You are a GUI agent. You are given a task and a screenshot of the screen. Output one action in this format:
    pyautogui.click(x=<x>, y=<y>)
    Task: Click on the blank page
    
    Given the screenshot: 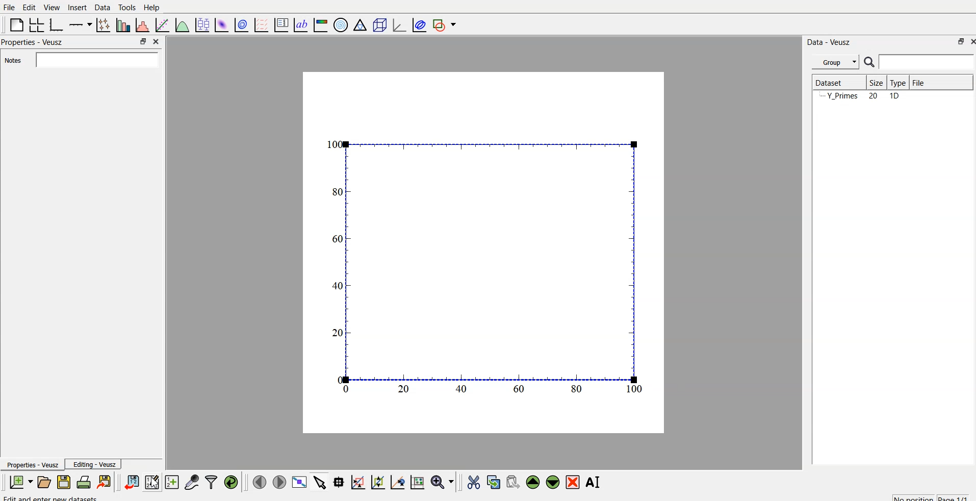 What is the action you would take?
    pyautogui.click(x=14, y=24)
    